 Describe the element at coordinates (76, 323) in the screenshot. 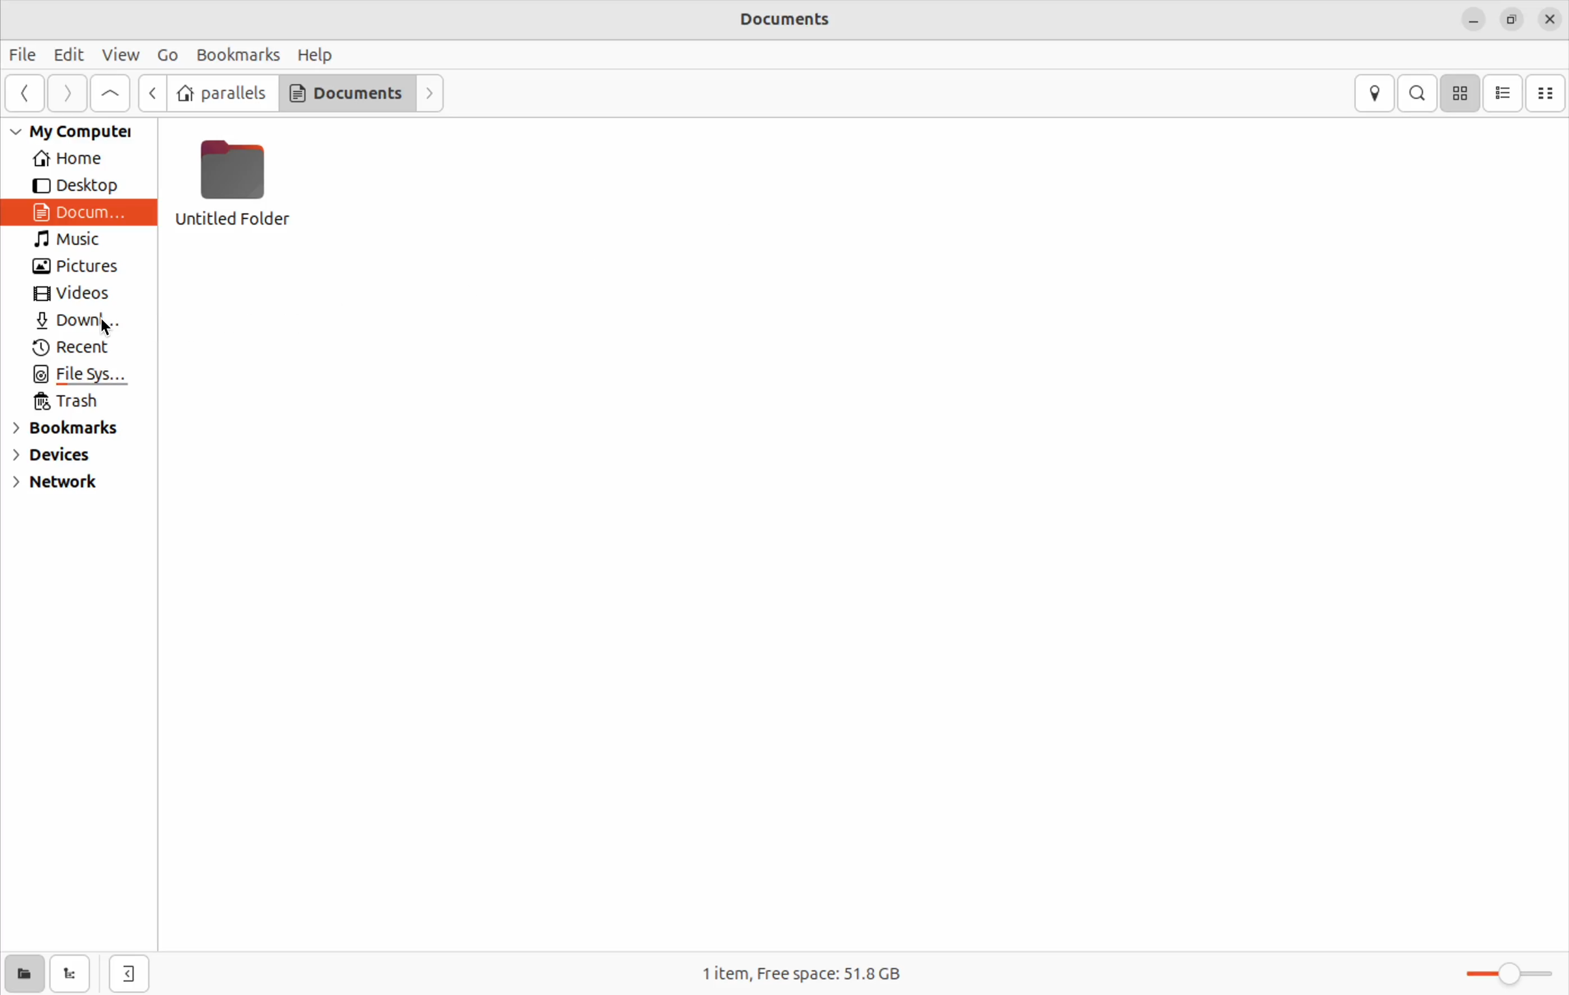

I see `Downloads` at that location.